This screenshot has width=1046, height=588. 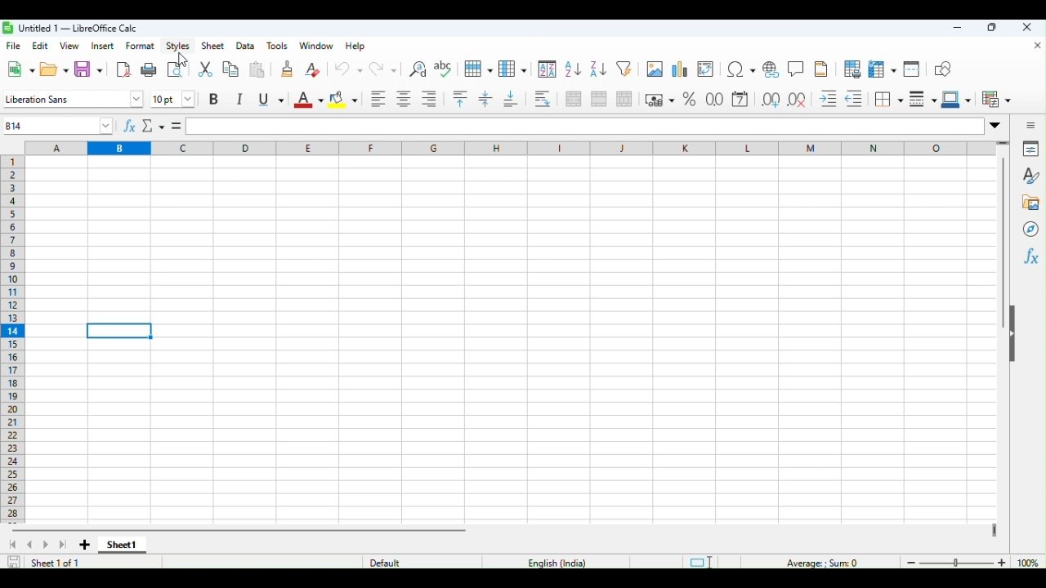 I want to click on paste, so click(x=257, y=69).